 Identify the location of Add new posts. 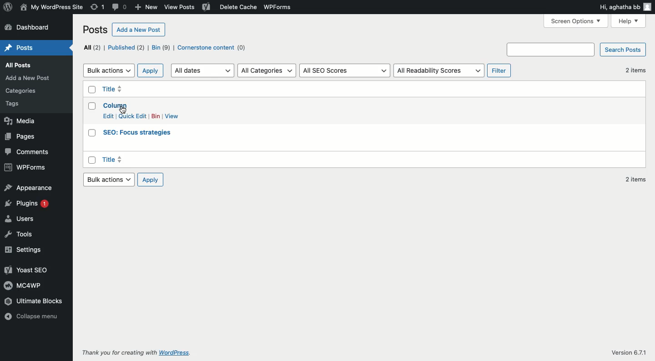
(27, 78).